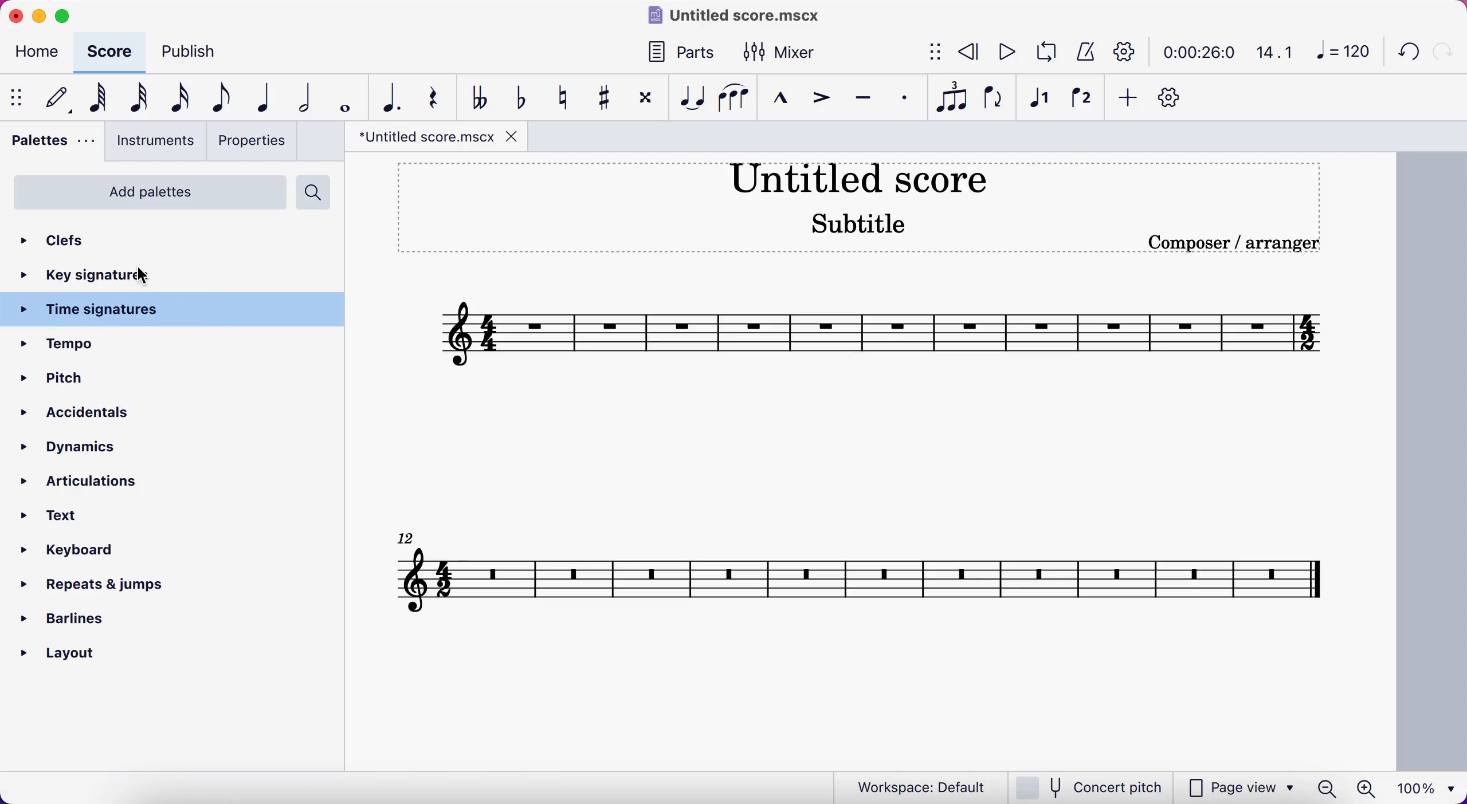 The width and height of the screenshot is (1467, 804). What do you see at coordinates (1044, 101) in the screenshot?
I see `voice 1` at bounding box center [1044, 101].